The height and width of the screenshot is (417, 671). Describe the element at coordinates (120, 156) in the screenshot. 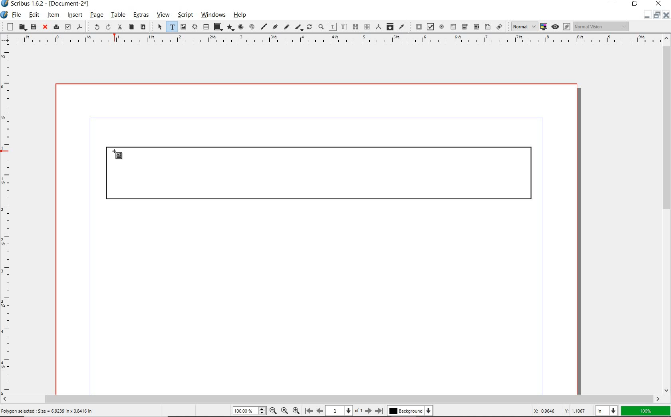

I see `text frame tool` at that location.